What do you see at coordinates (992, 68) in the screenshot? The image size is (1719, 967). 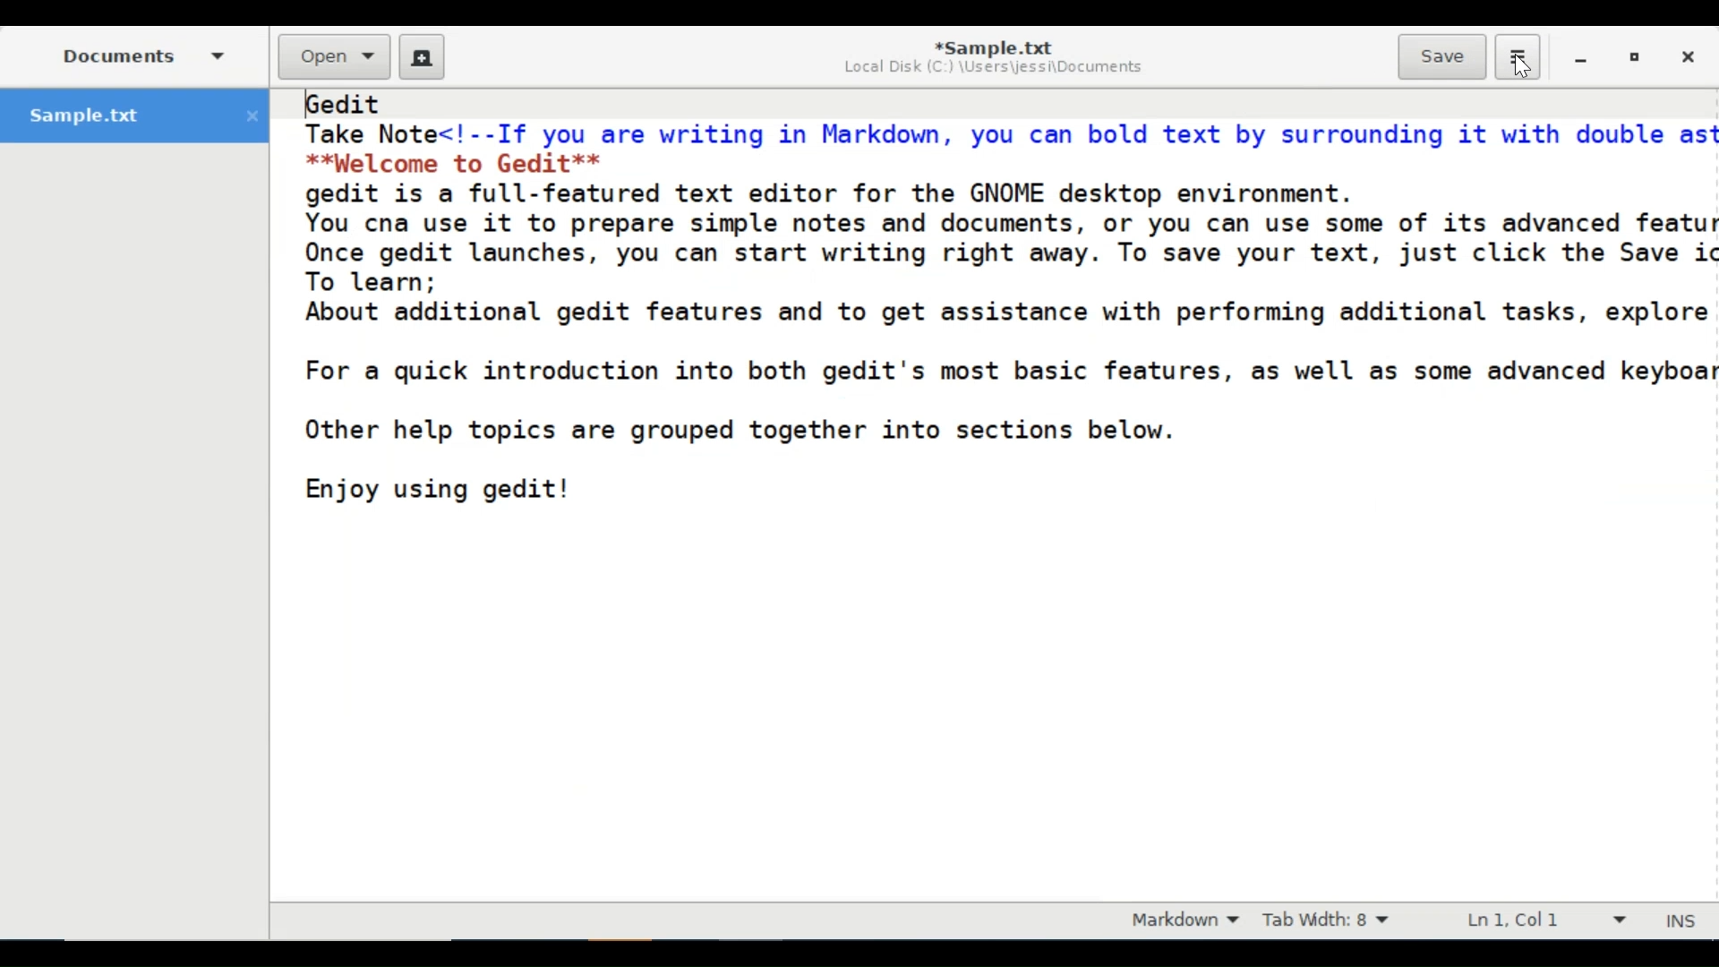 I see `Local Disk (C:) \Users\jessi\Documents` at bounding box center [992, 68].